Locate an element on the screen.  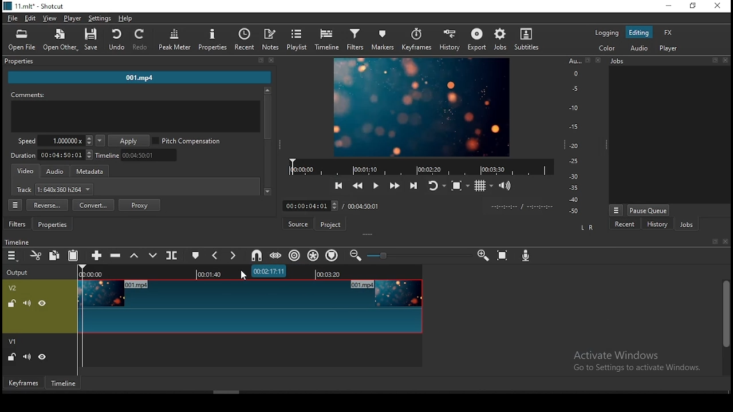
convert is located at coordinates (93, 205).